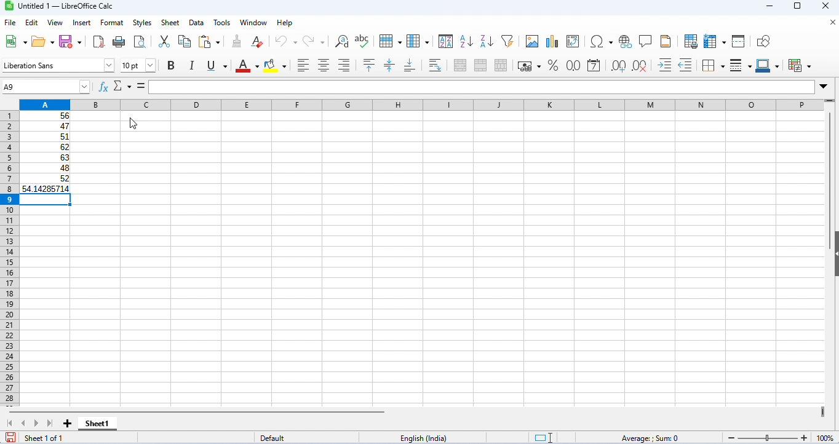 The height and width of the screenshot is (444, 839). I want to click on tools, so click(222, 23).